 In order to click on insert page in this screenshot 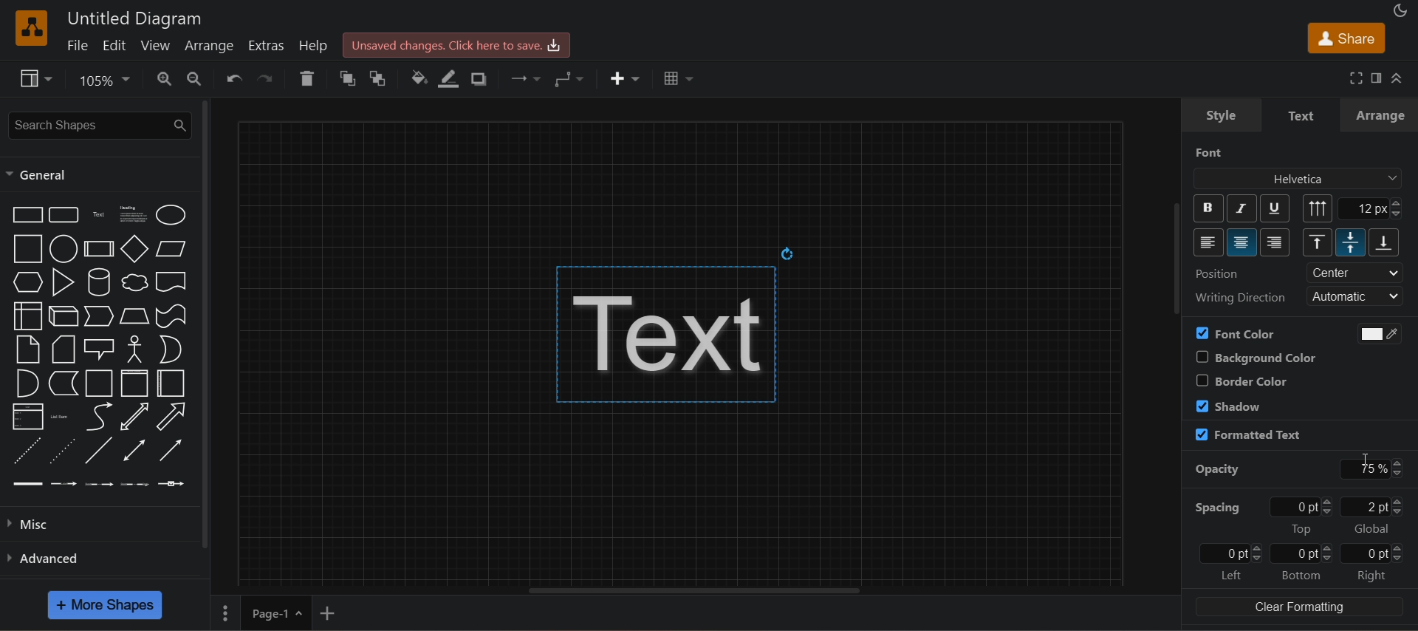, I will do `click(327, 613)`.